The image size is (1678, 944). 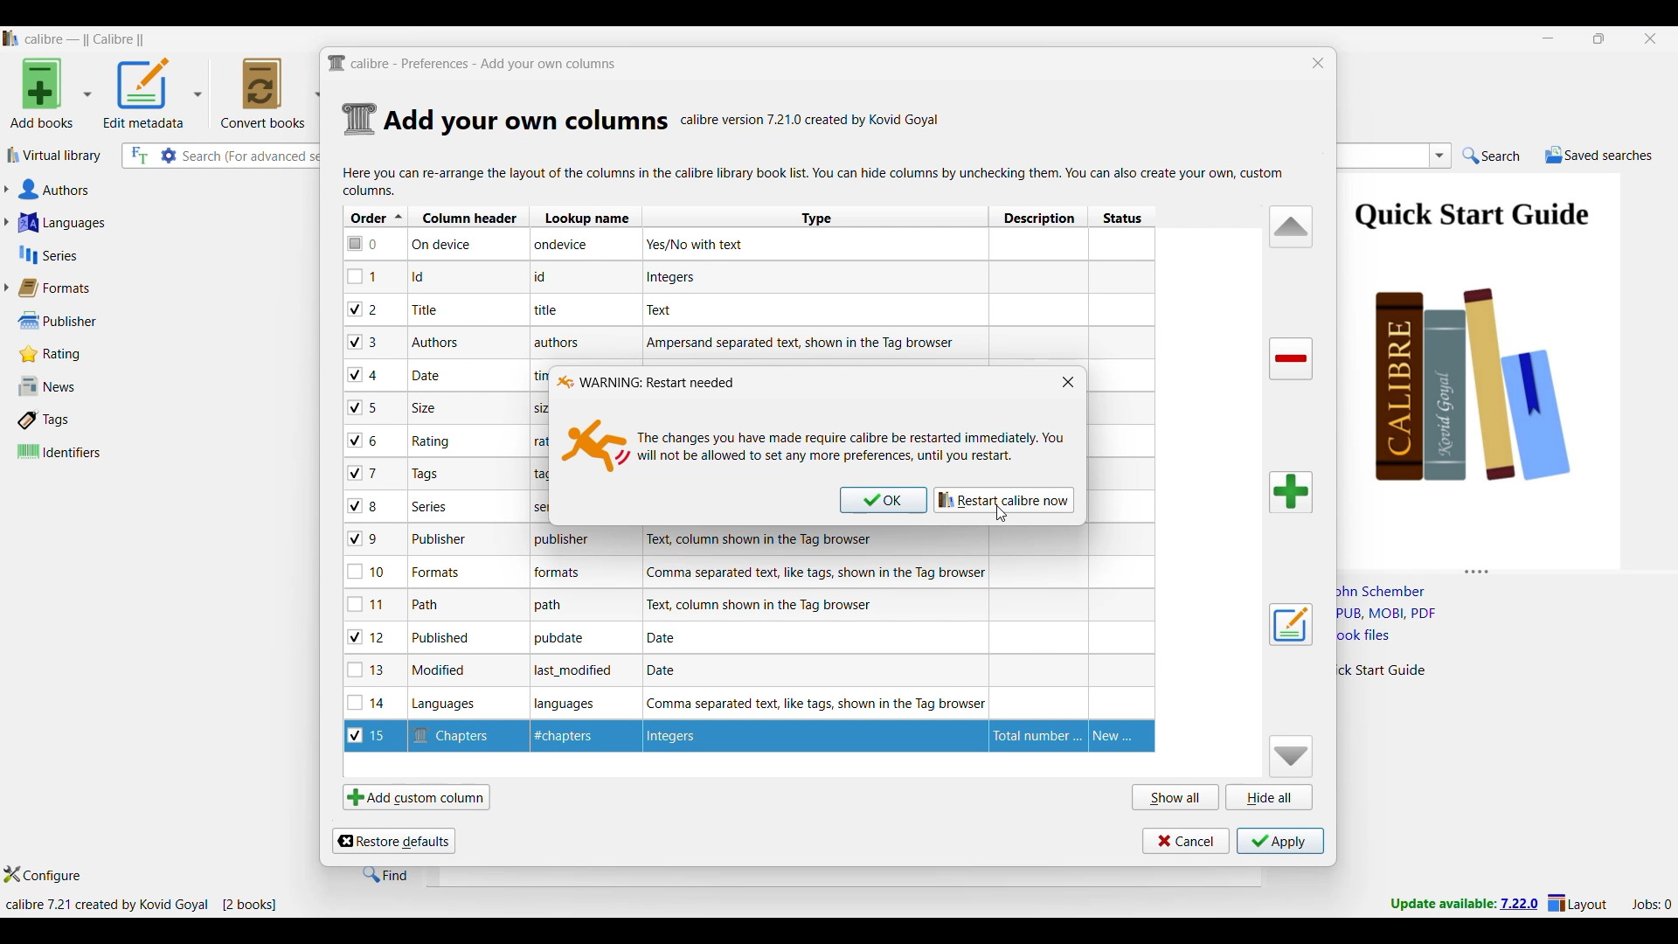 What do you see at coordinates (55, 155) in the screenshot?
I see `Virtual library` at bounding box center [55, 155].